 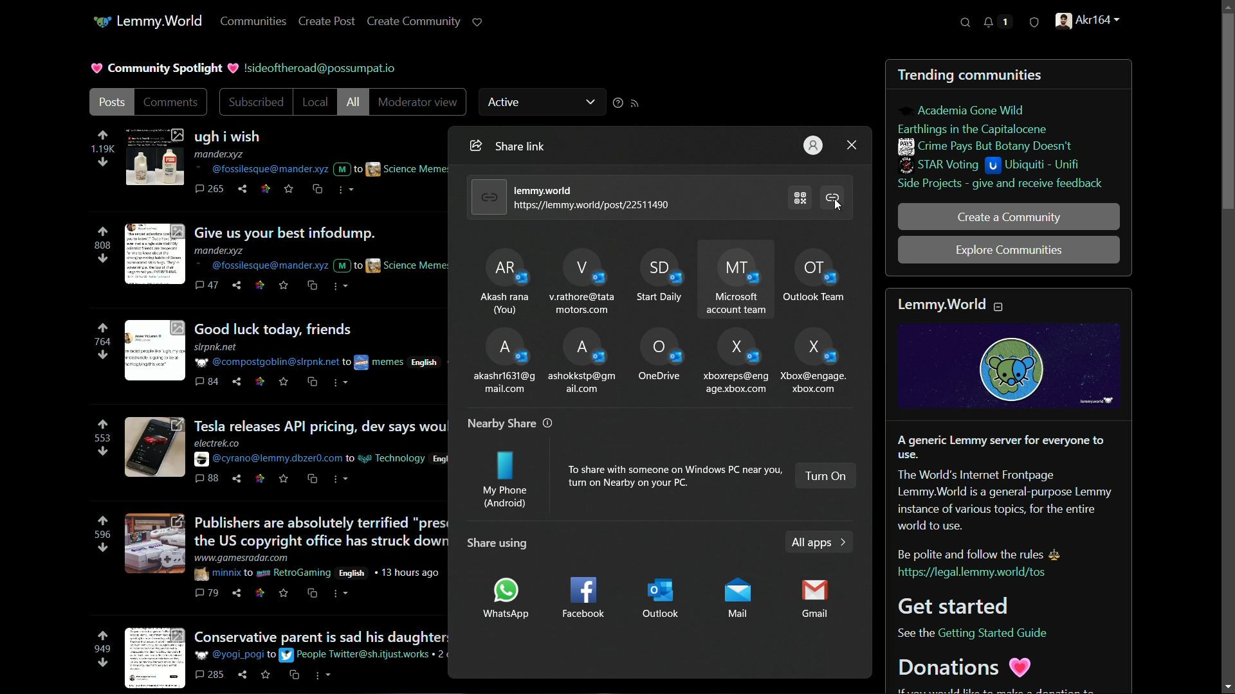 I want to click on explore communities, so click(x=1010, y=249).